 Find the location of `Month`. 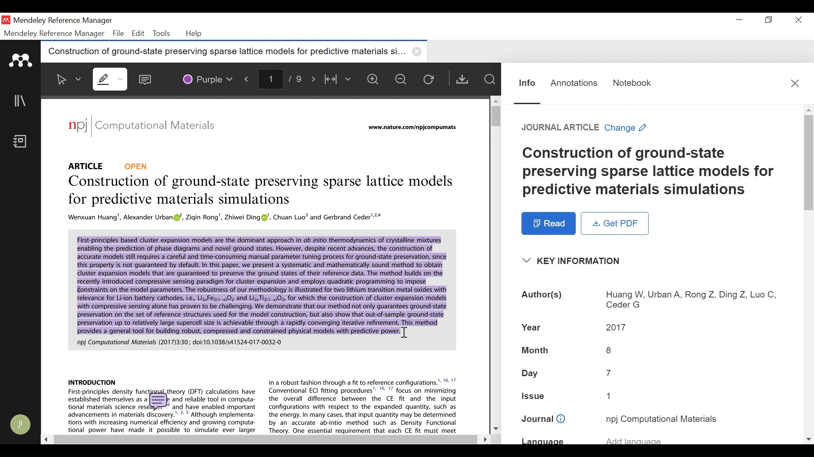

Month is located at coordinates (609, 350).